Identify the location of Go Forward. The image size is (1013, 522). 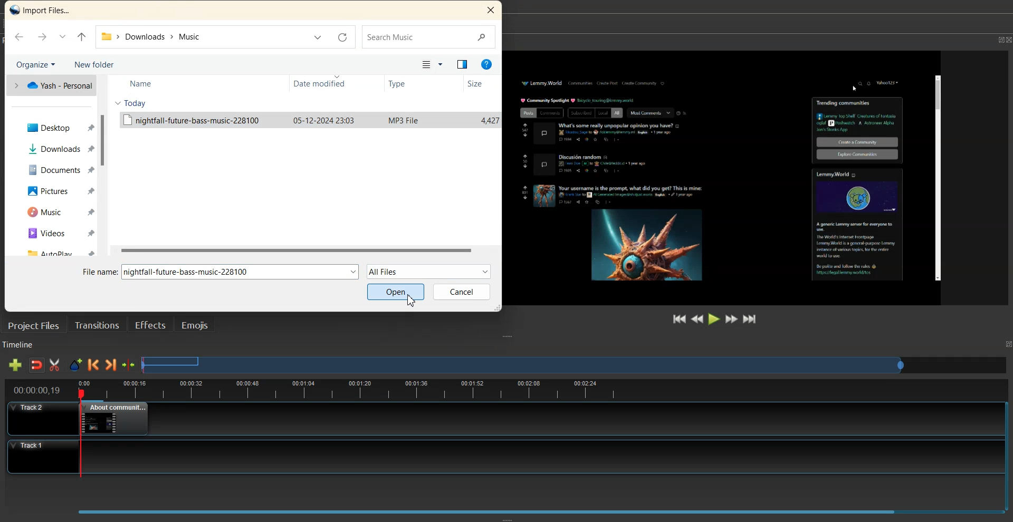
(43, 37).